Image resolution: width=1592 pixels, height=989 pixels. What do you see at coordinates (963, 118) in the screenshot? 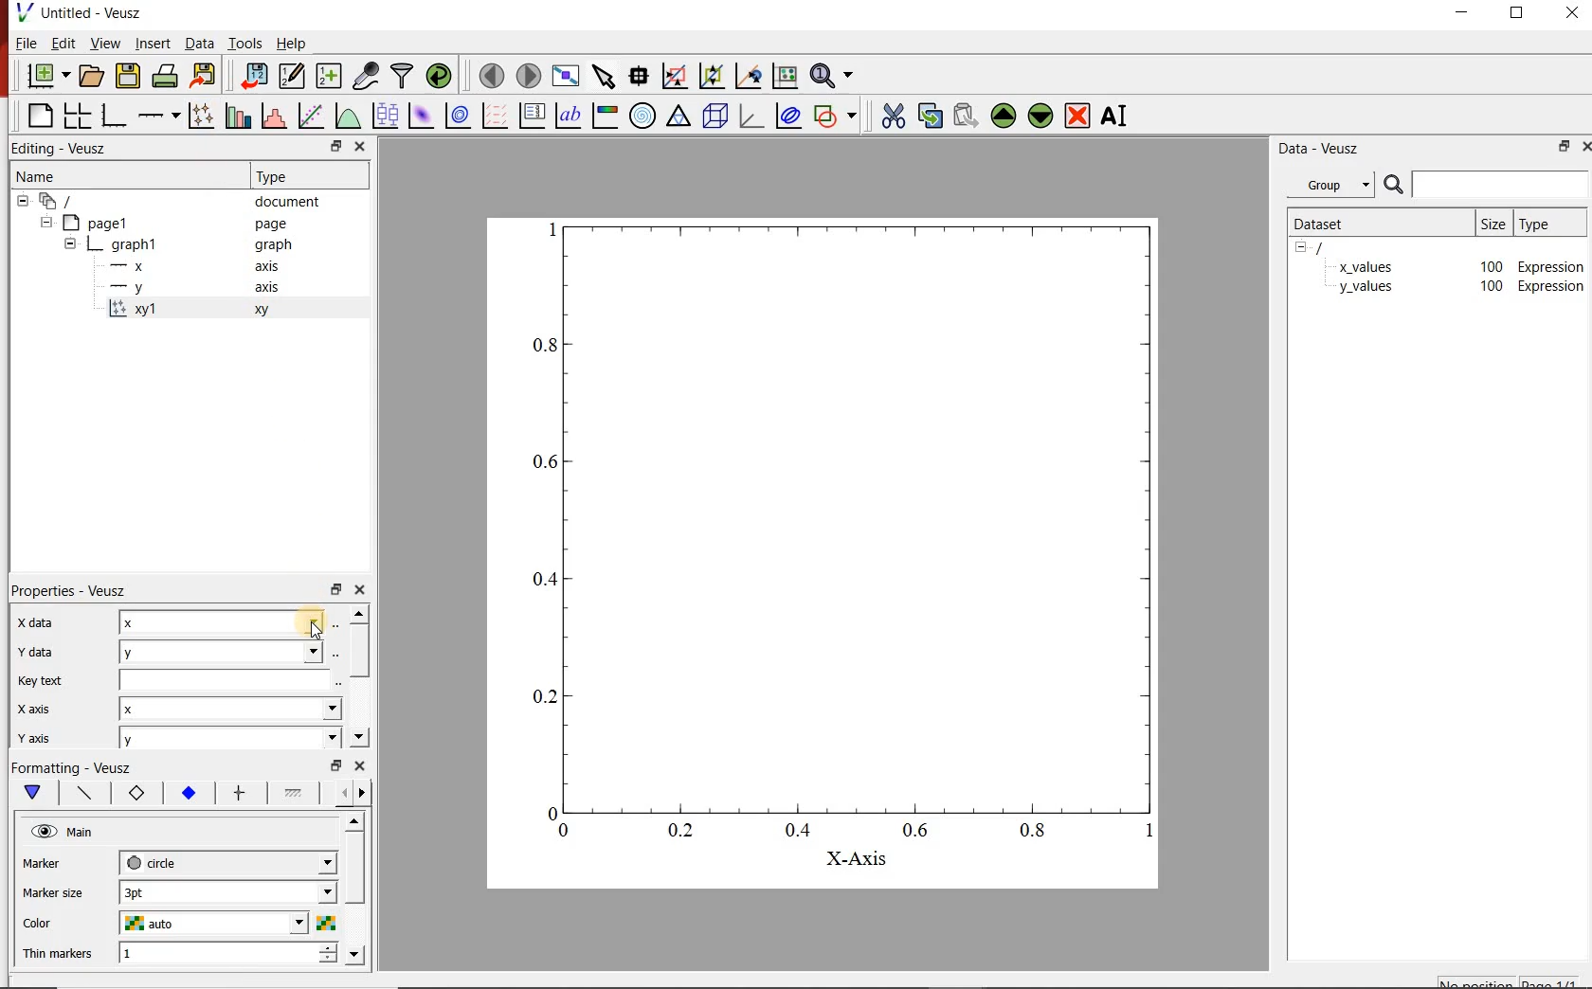
I see `paste the selected widget` at bounding box center [963, 118].